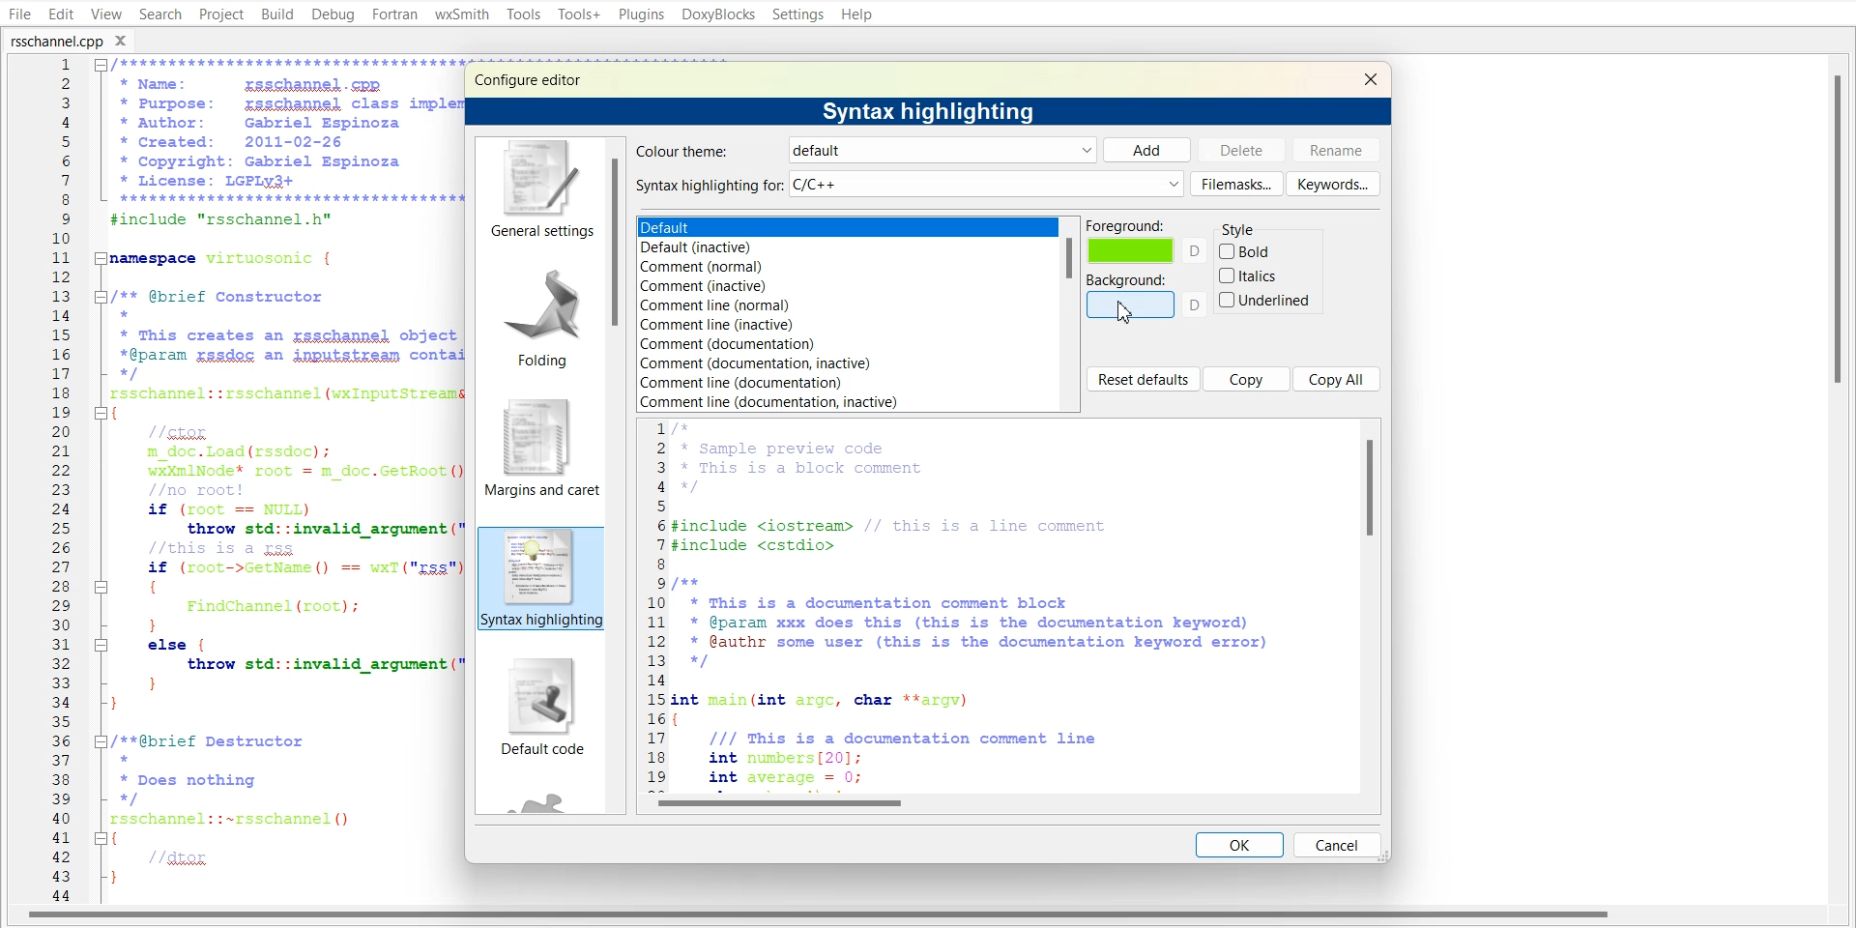 The width and height of the screenshot is (1856, 928). Describe the element at coordinates (105, 14) in the screenshot. I see `View` at that location.